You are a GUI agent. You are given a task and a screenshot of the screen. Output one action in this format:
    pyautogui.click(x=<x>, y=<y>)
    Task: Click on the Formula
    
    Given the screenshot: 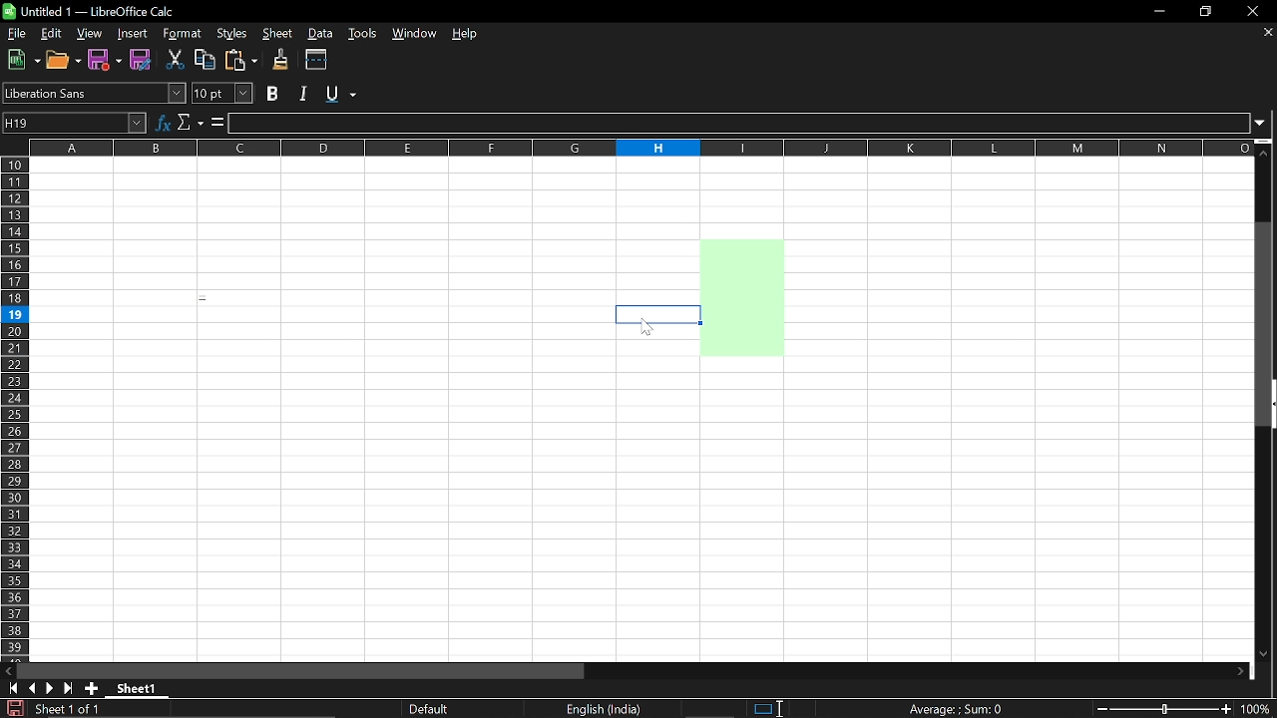 What is the action you would take?
    pyautogui.click(x=956, y=708)
    